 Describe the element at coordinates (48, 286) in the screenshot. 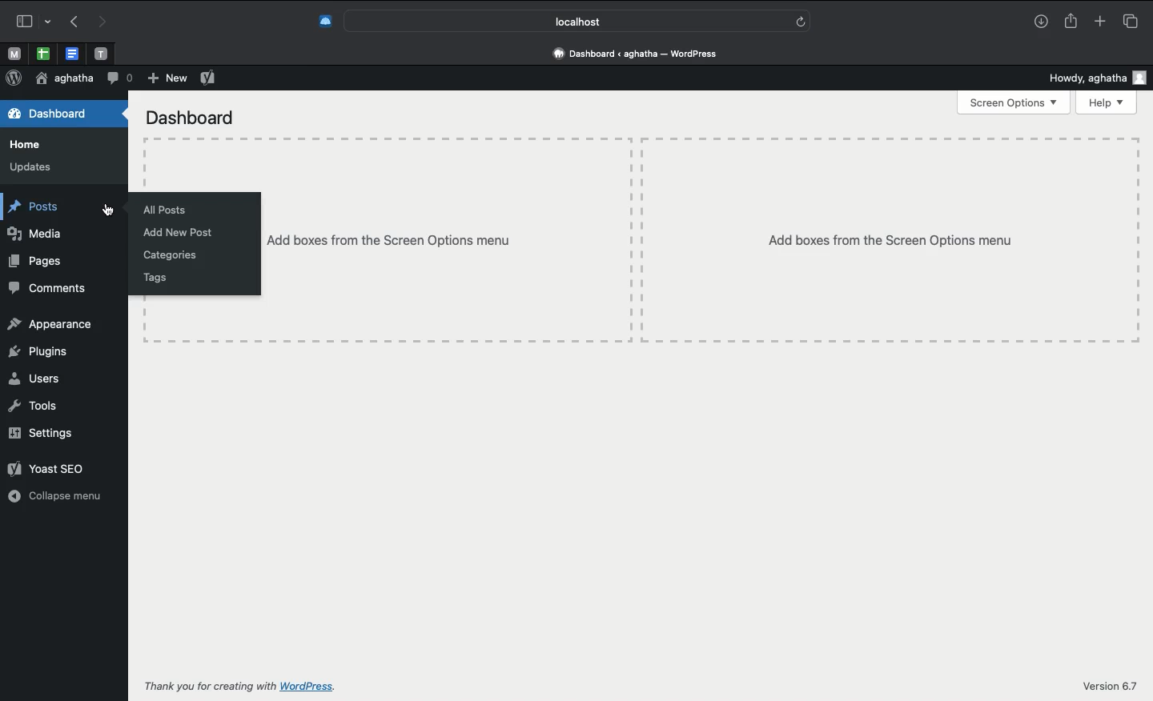

I see `Comments` at that location.